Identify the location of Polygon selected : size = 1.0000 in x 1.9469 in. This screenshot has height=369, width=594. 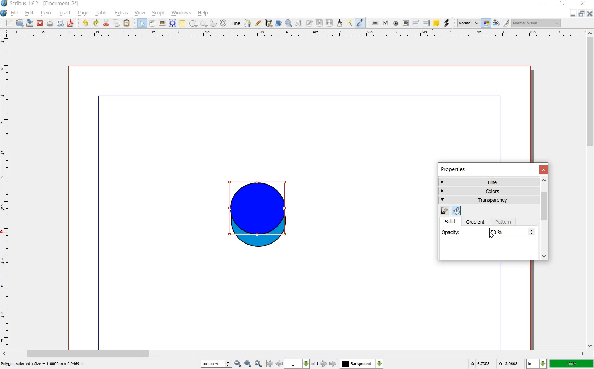
(43, 363).